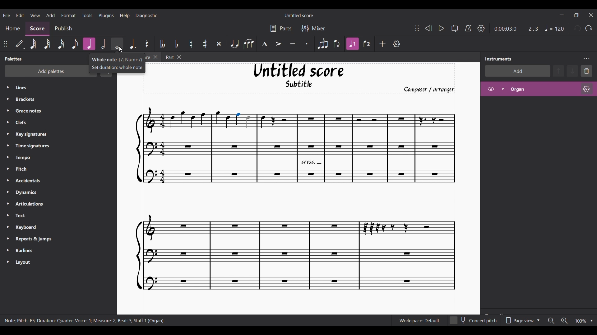 This screenshot has height=335, width=597. What do you see at coordinates (499, 59) in the screenshot?
I see `Panel title` at bounding box center [499, 59].